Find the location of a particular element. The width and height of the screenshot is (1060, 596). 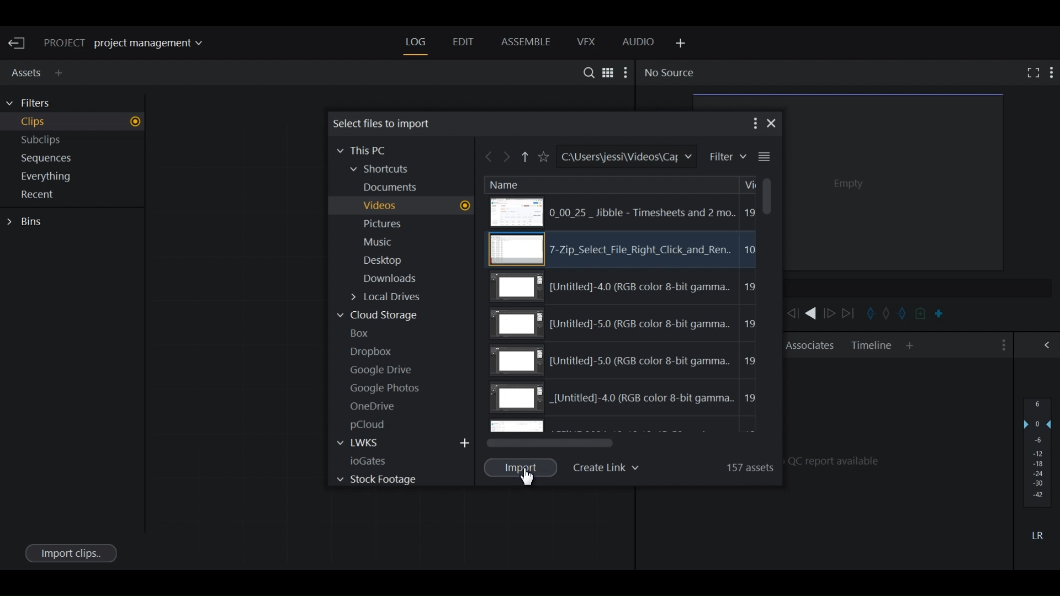

Click to go to the parent folder is located at coordinates (526, 159).